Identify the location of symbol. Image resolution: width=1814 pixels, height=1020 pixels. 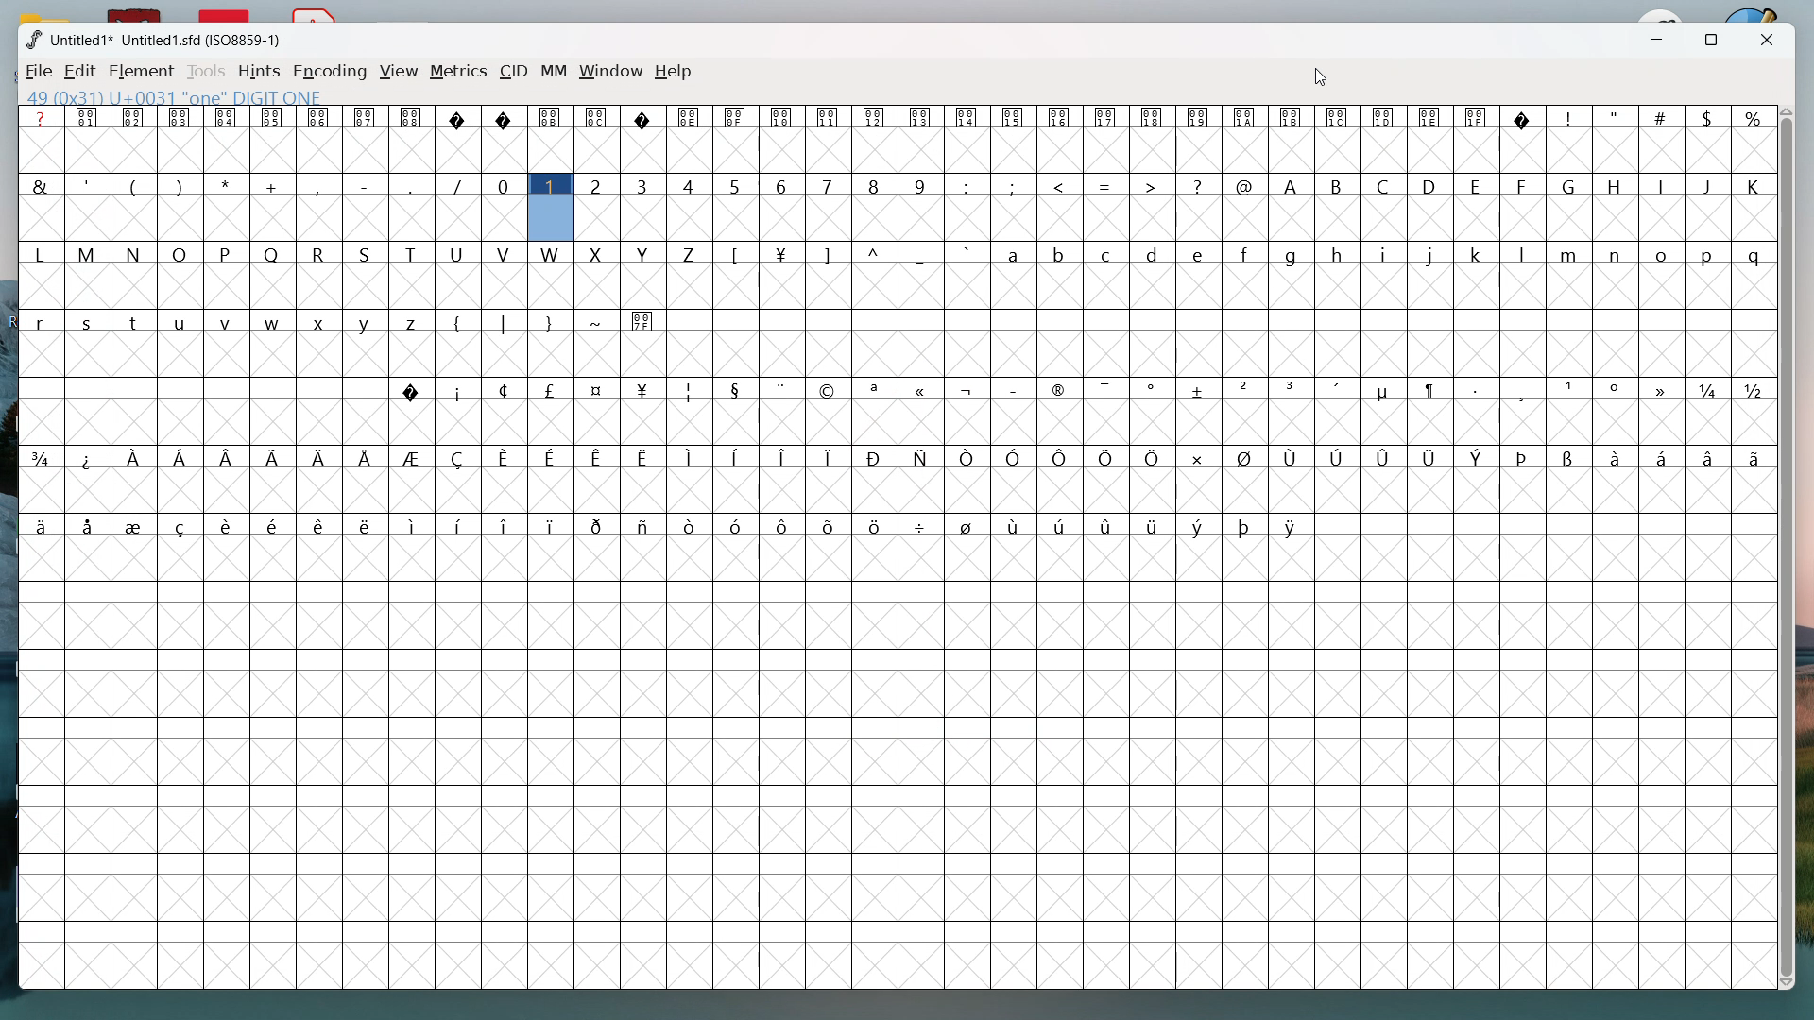
(875, 390).